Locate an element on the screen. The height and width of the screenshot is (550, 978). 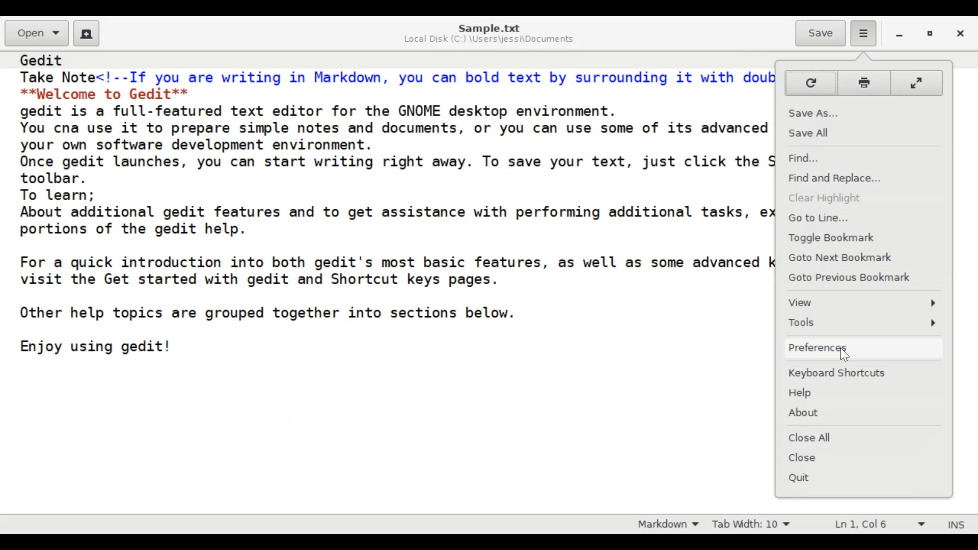
Quit is located at coordinates (806, 478).